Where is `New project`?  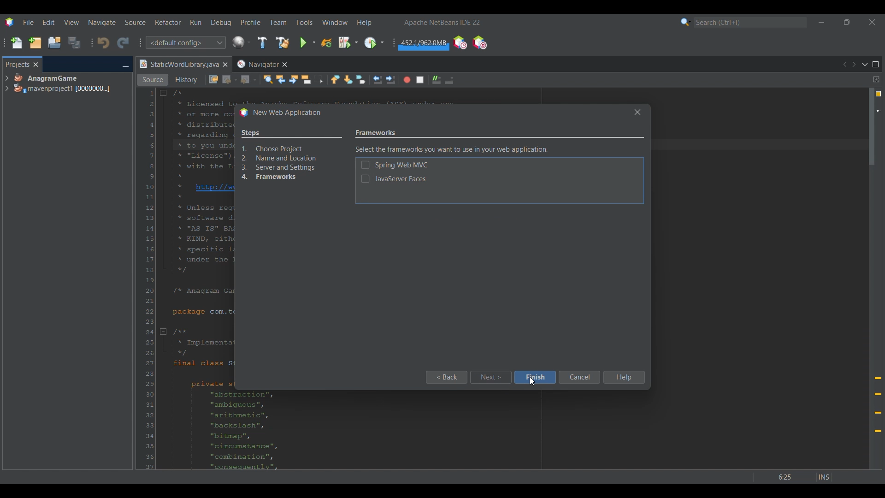
New project is located at coordinates (35, 42).